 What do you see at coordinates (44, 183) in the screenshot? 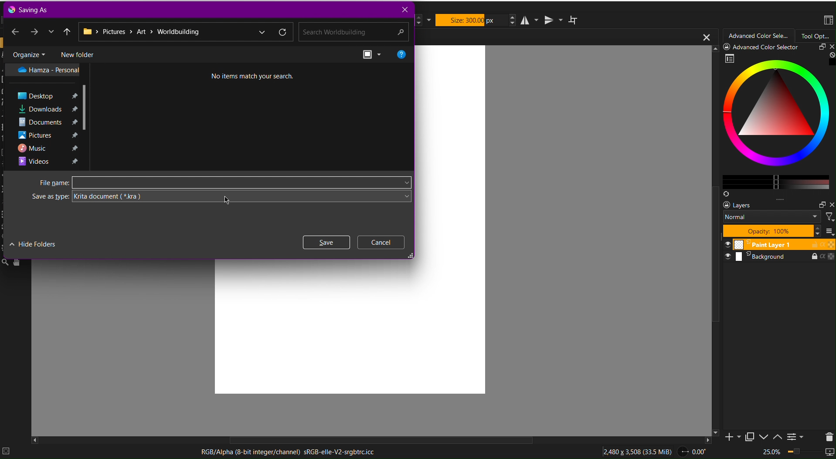
I see `File name:` at bounding box center [44, 183].